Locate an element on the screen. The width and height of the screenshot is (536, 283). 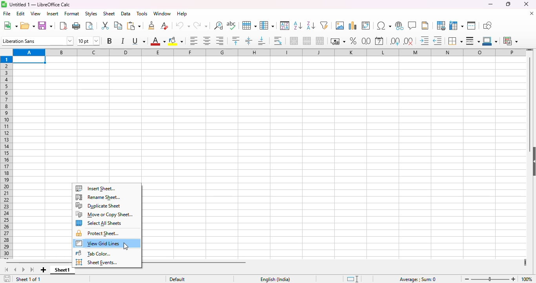
insert comment is located at coordinates (412, 26).